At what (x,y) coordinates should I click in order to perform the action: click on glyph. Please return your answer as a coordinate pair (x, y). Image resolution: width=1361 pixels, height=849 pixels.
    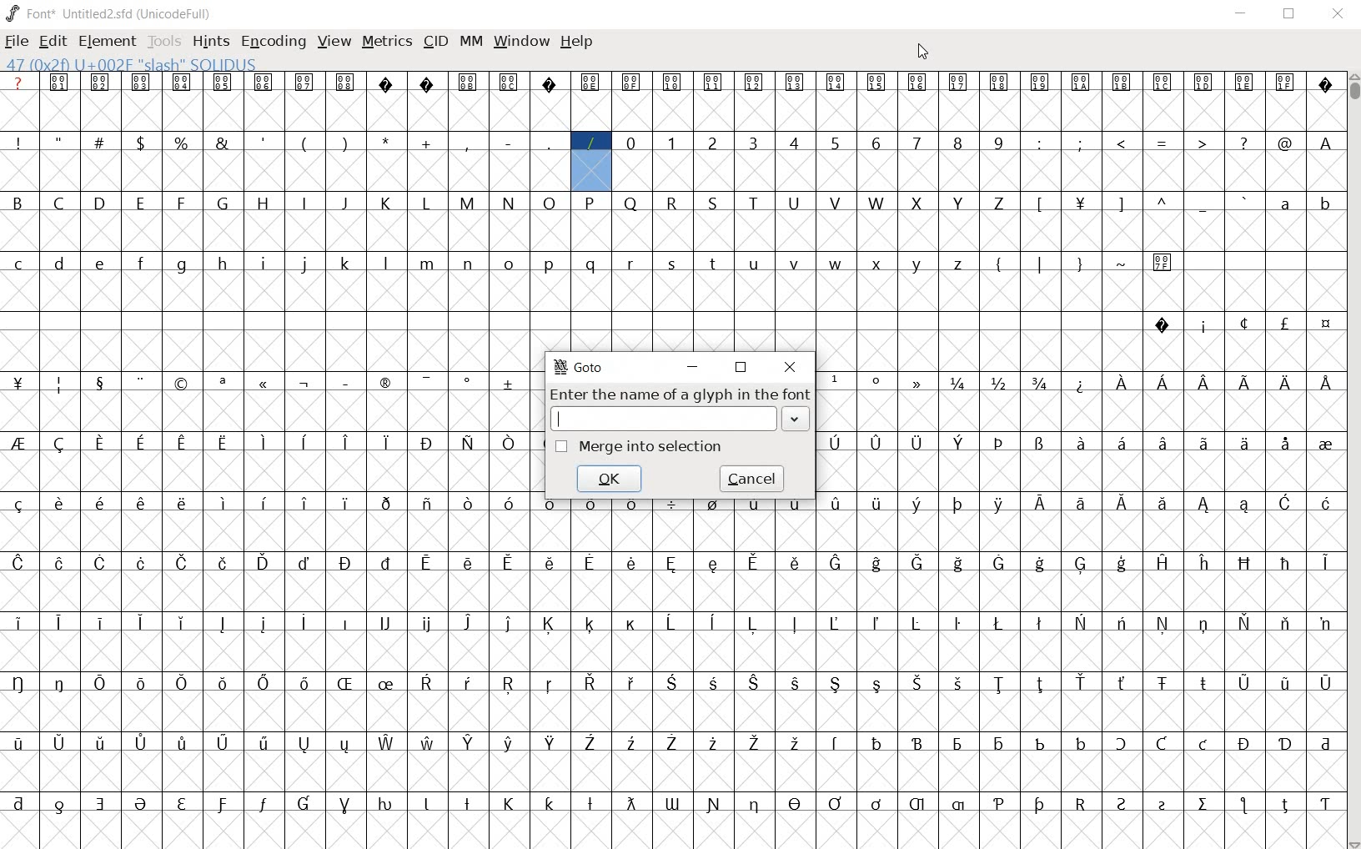
    Looking at the image, I should click on (427, 84).